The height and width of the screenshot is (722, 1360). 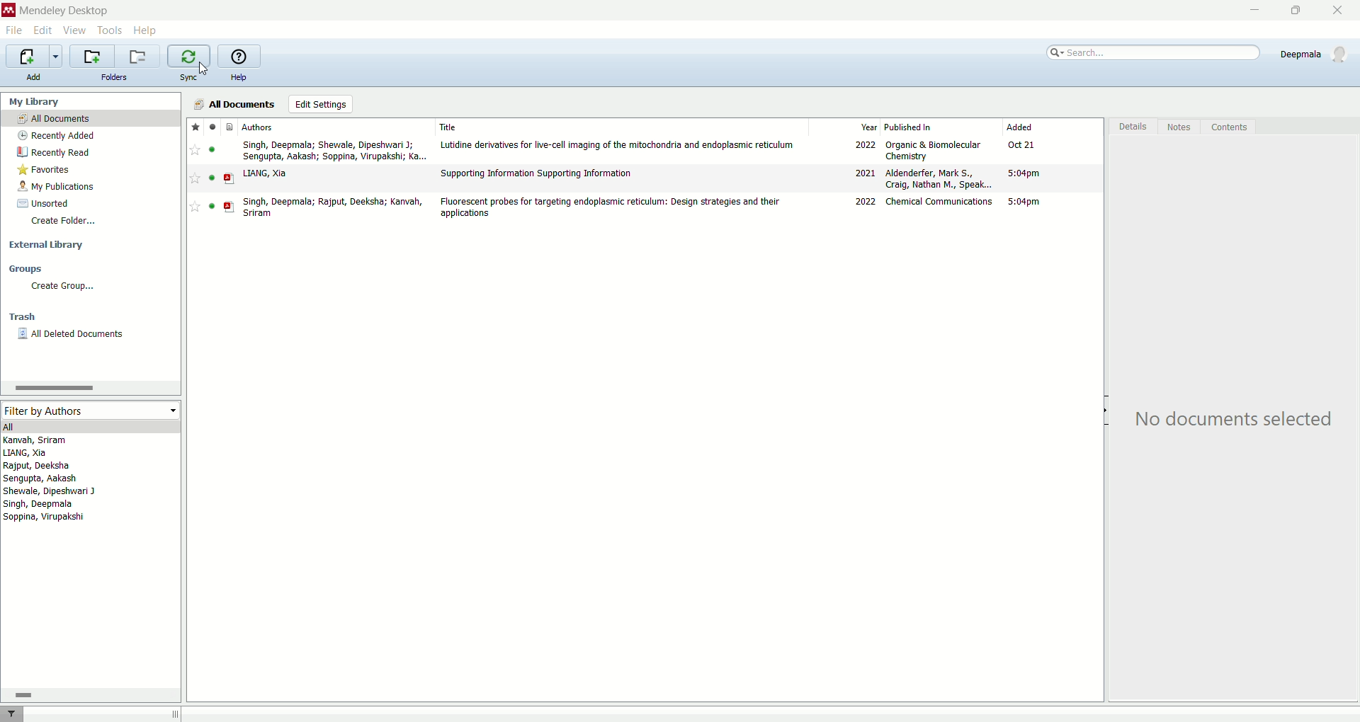 I want to click on published in, so click(x=939, y=127).